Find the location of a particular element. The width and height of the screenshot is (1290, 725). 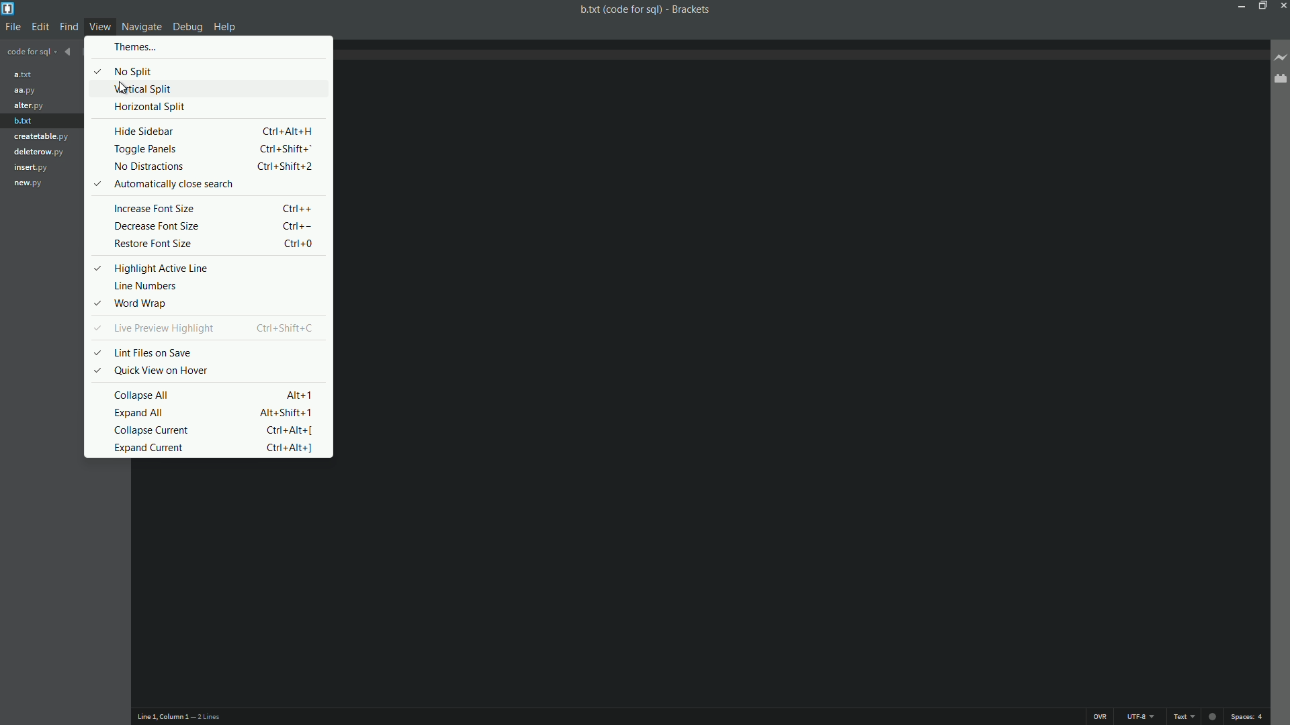

new.py is located at coordinates (28, 183).